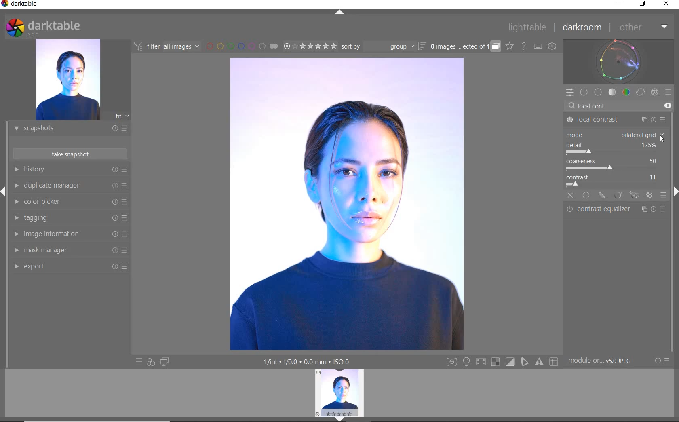  Describe the element at coordinates (527, 29) in the screenshot. I see `LIGHTTABLE` at that location.